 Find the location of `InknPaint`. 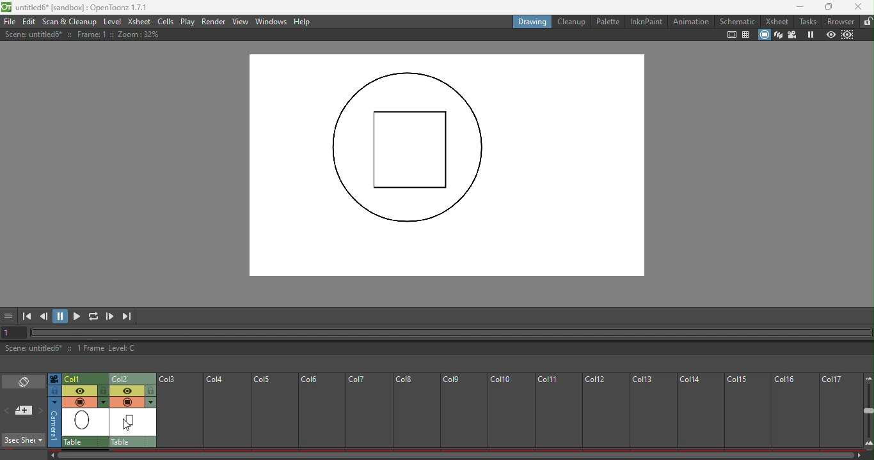

InknPaint is located at coordinates (646, 22).